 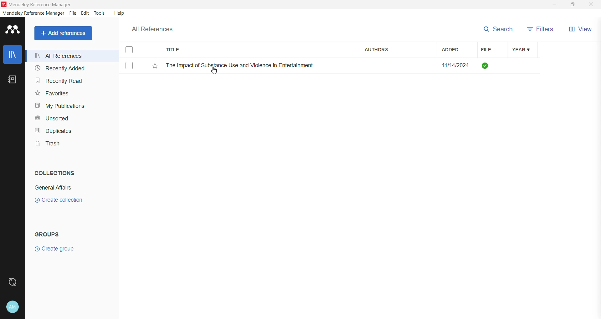 I want to click on File, so click(x=73, y=13).